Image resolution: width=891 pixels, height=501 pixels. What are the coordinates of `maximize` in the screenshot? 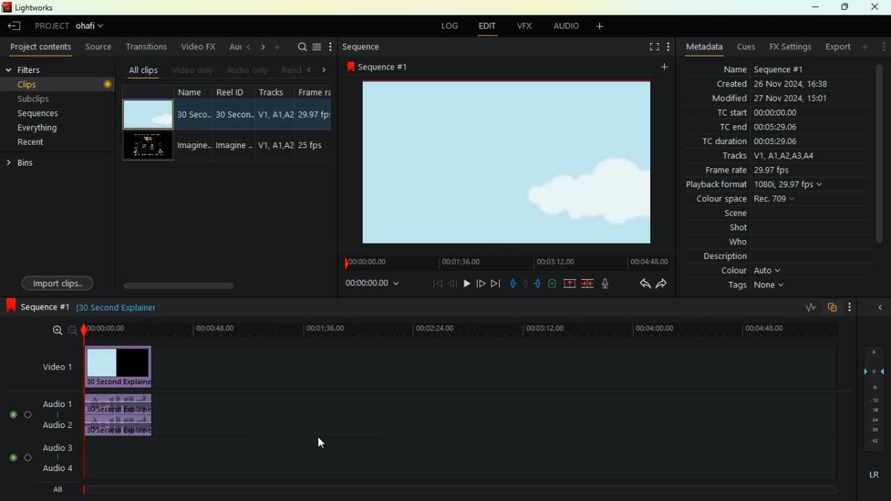 It's located at (843, 8).